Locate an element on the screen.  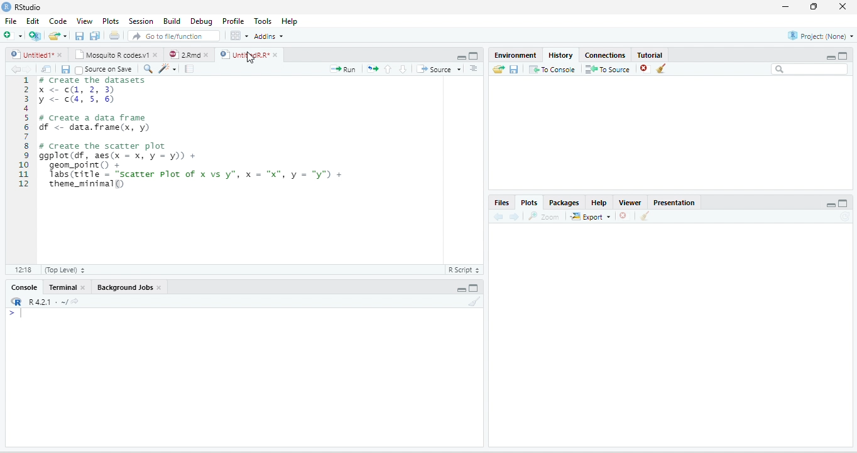
Clear console is located at coordinates (475, 301).